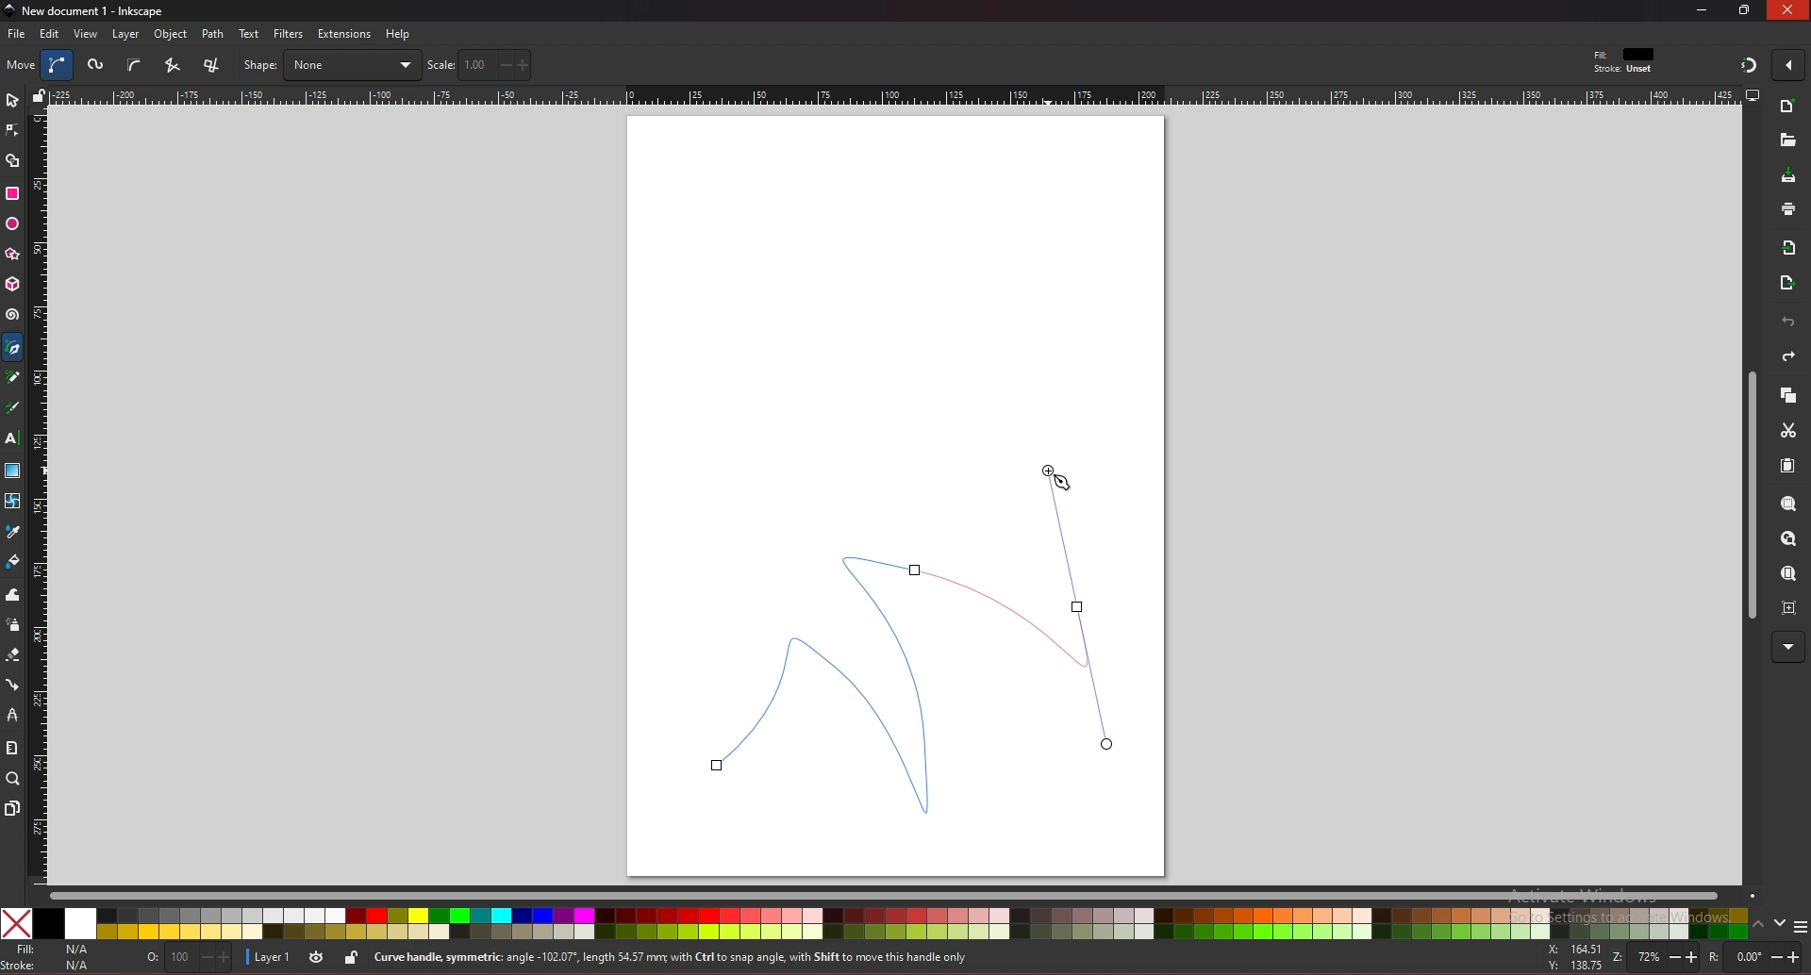 The height and width of the screenshot is (975, 1811). I want to click on filters, so click(290, 34).